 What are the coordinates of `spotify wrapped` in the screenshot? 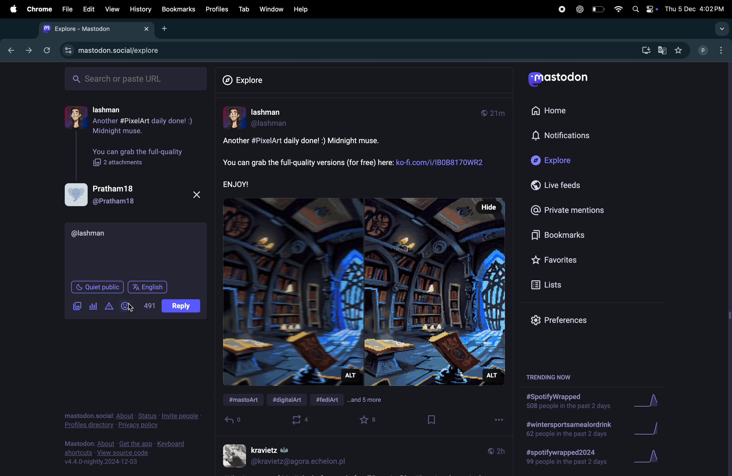 It's located at (568, 403).